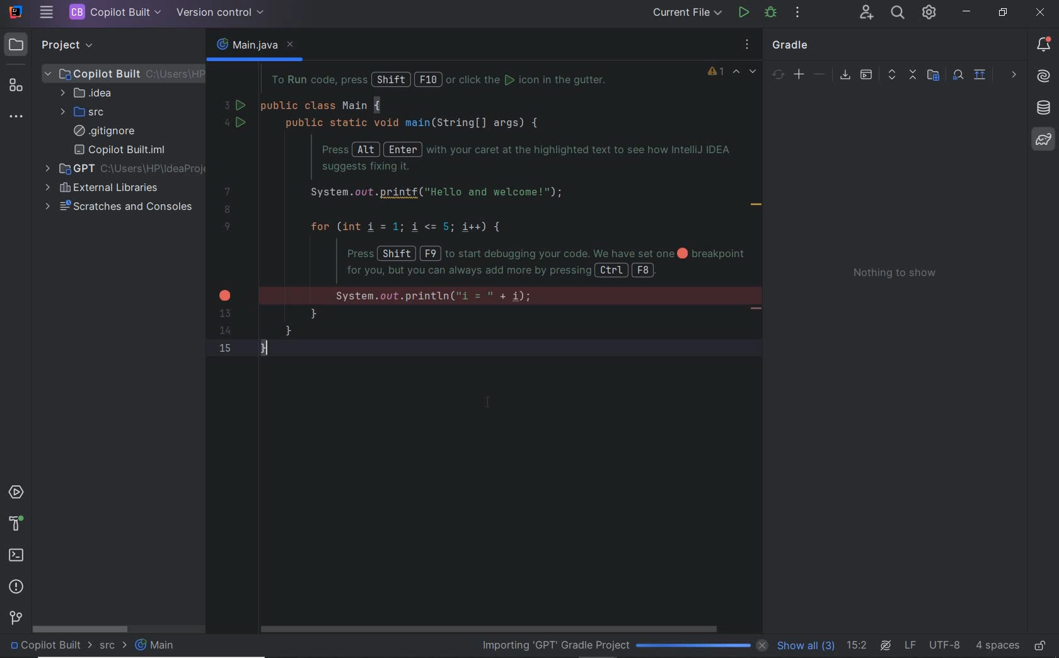 This screenshot has width=1059, height=658. Describe the element at coordinates (1041, 645) in the screenshot. I see `make file ready only` at that location.